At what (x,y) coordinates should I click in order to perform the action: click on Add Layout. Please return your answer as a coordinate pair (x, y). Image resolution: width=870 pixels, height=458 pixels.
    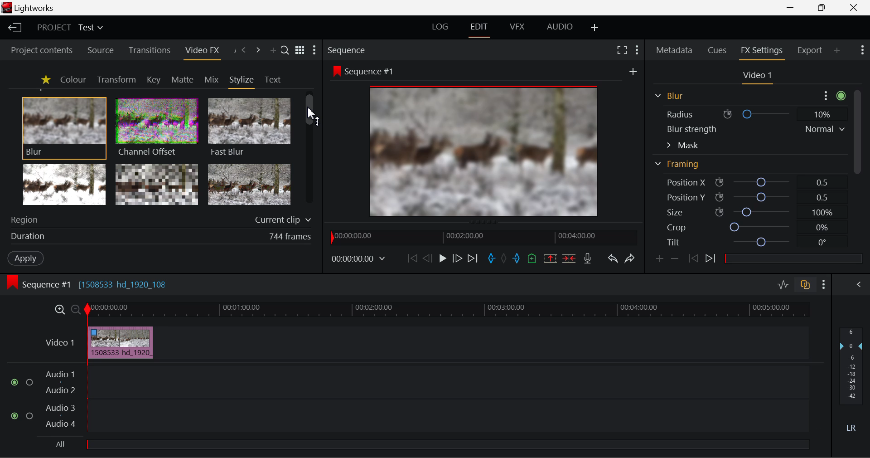
    Looking at the image, I should click on (595, 28).